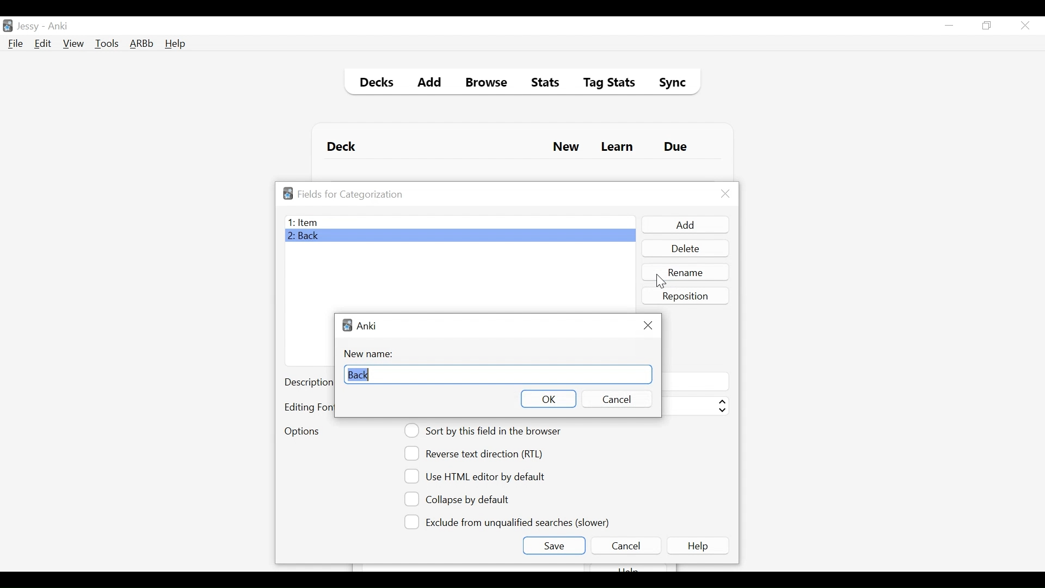 The height and width of the screenshot is (588, 1045). What do you see at coordinates (372, 354) in the screenshot?
I see `New Name` at bounding box center [372, 354].